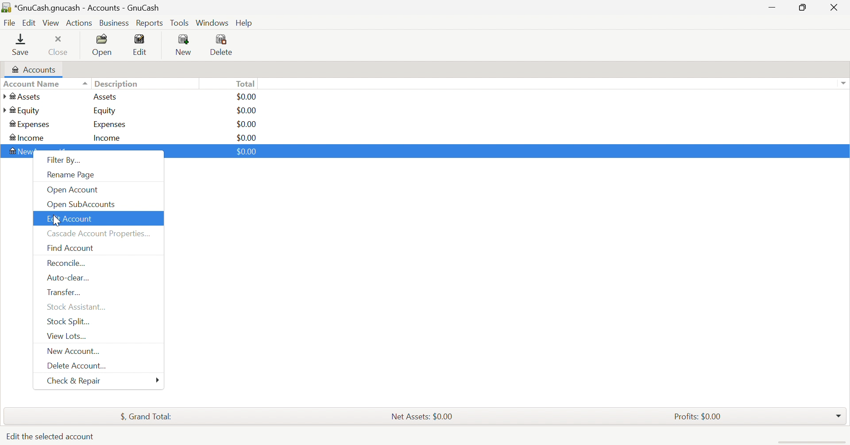 This screenshot has width=850, height=445. What do you see at coordinates (772, 8) in the screenshot?
I see `Minimize` at bounding box center [772, 8].